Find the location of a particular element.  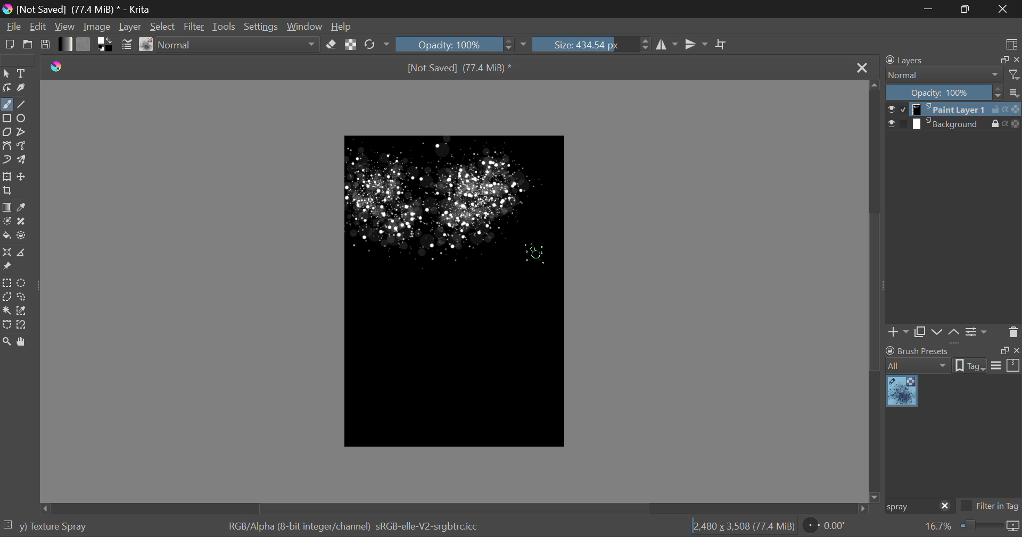

icon is located at coordinates (1013, 527).